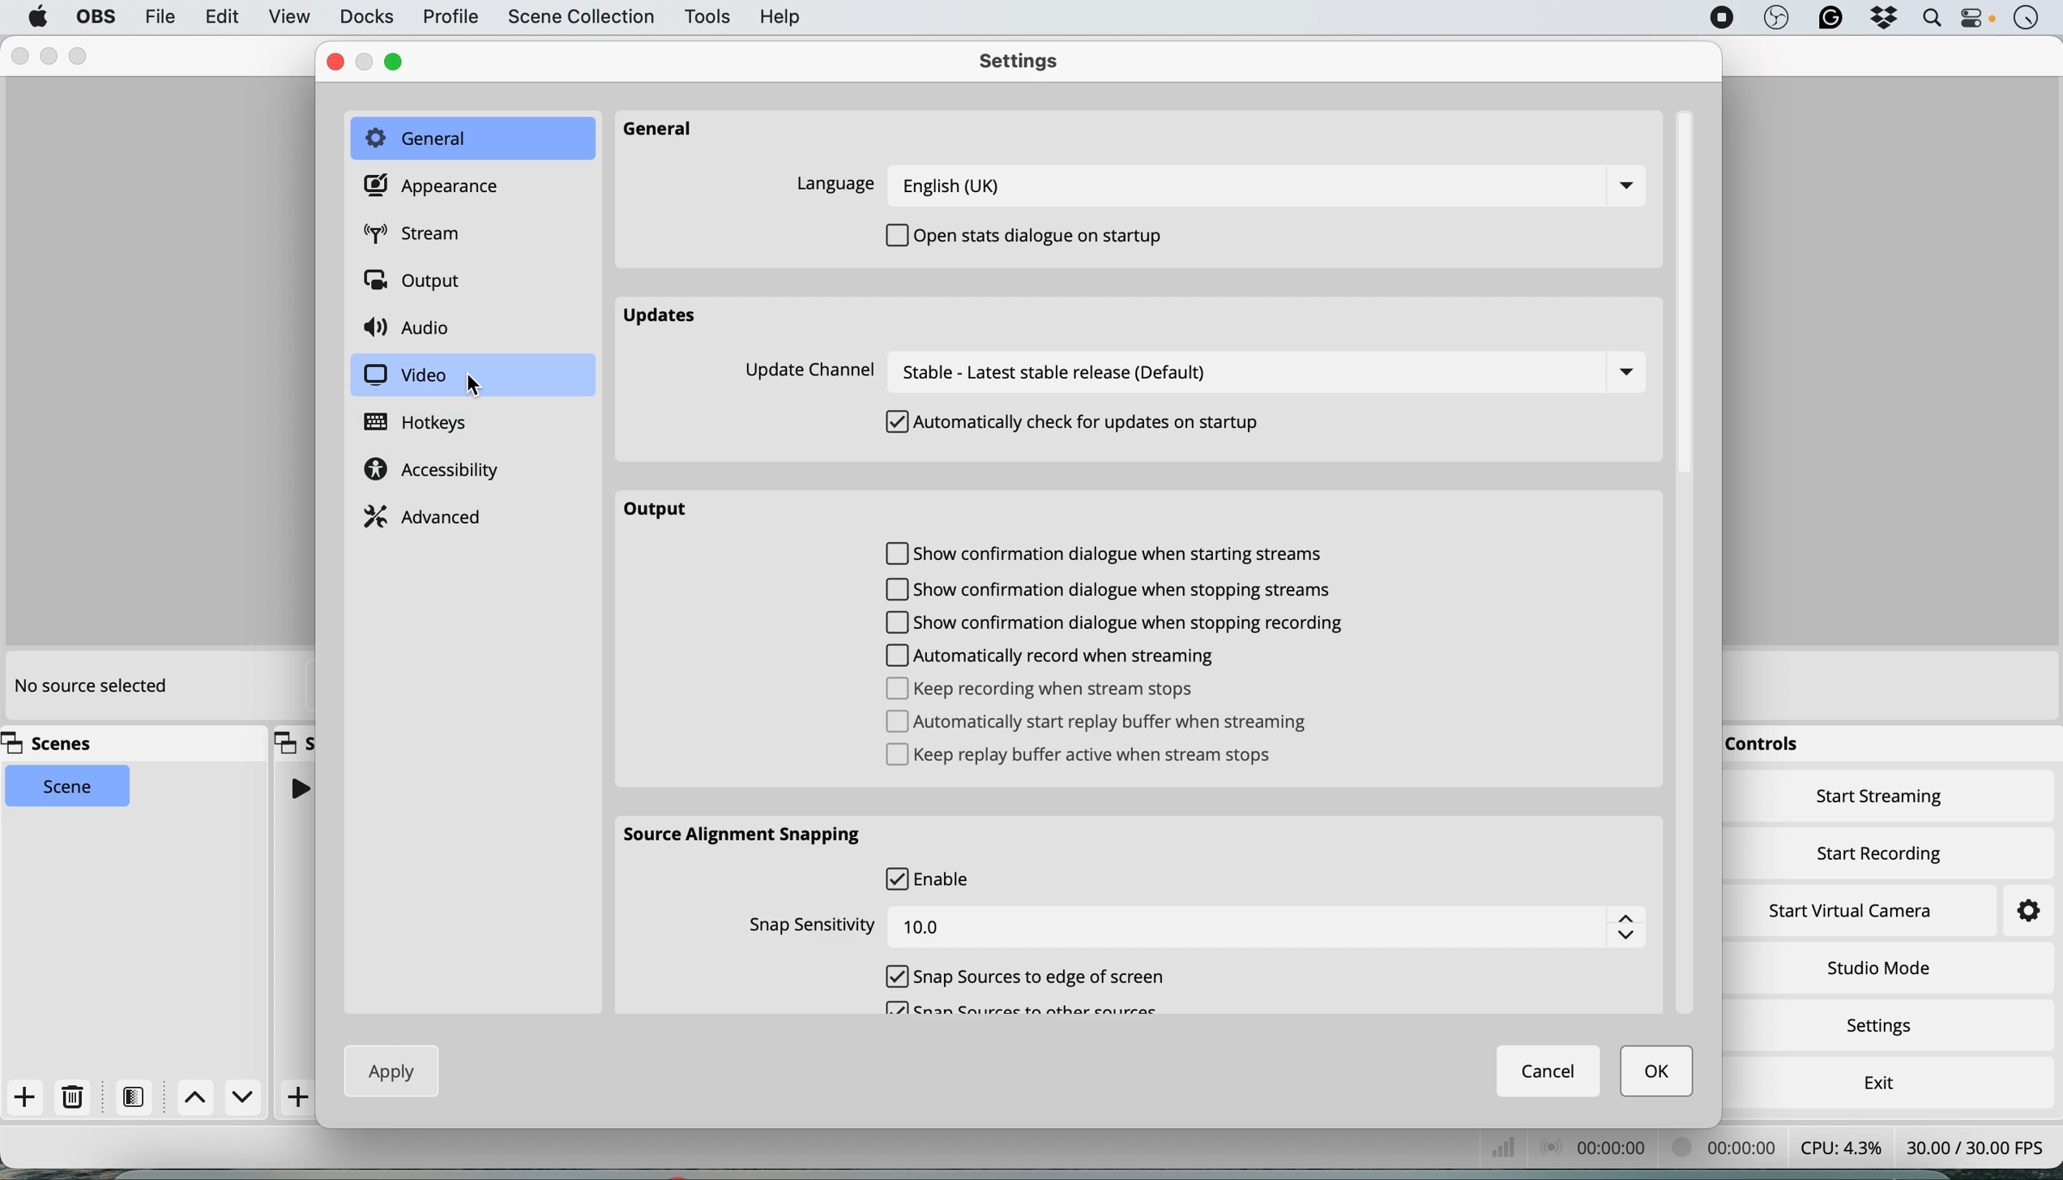 Image resolution: width=2063 pixels, height=1180 pixels. I want to click on automatically start replay buffer when streaming, so click(1107, 720).